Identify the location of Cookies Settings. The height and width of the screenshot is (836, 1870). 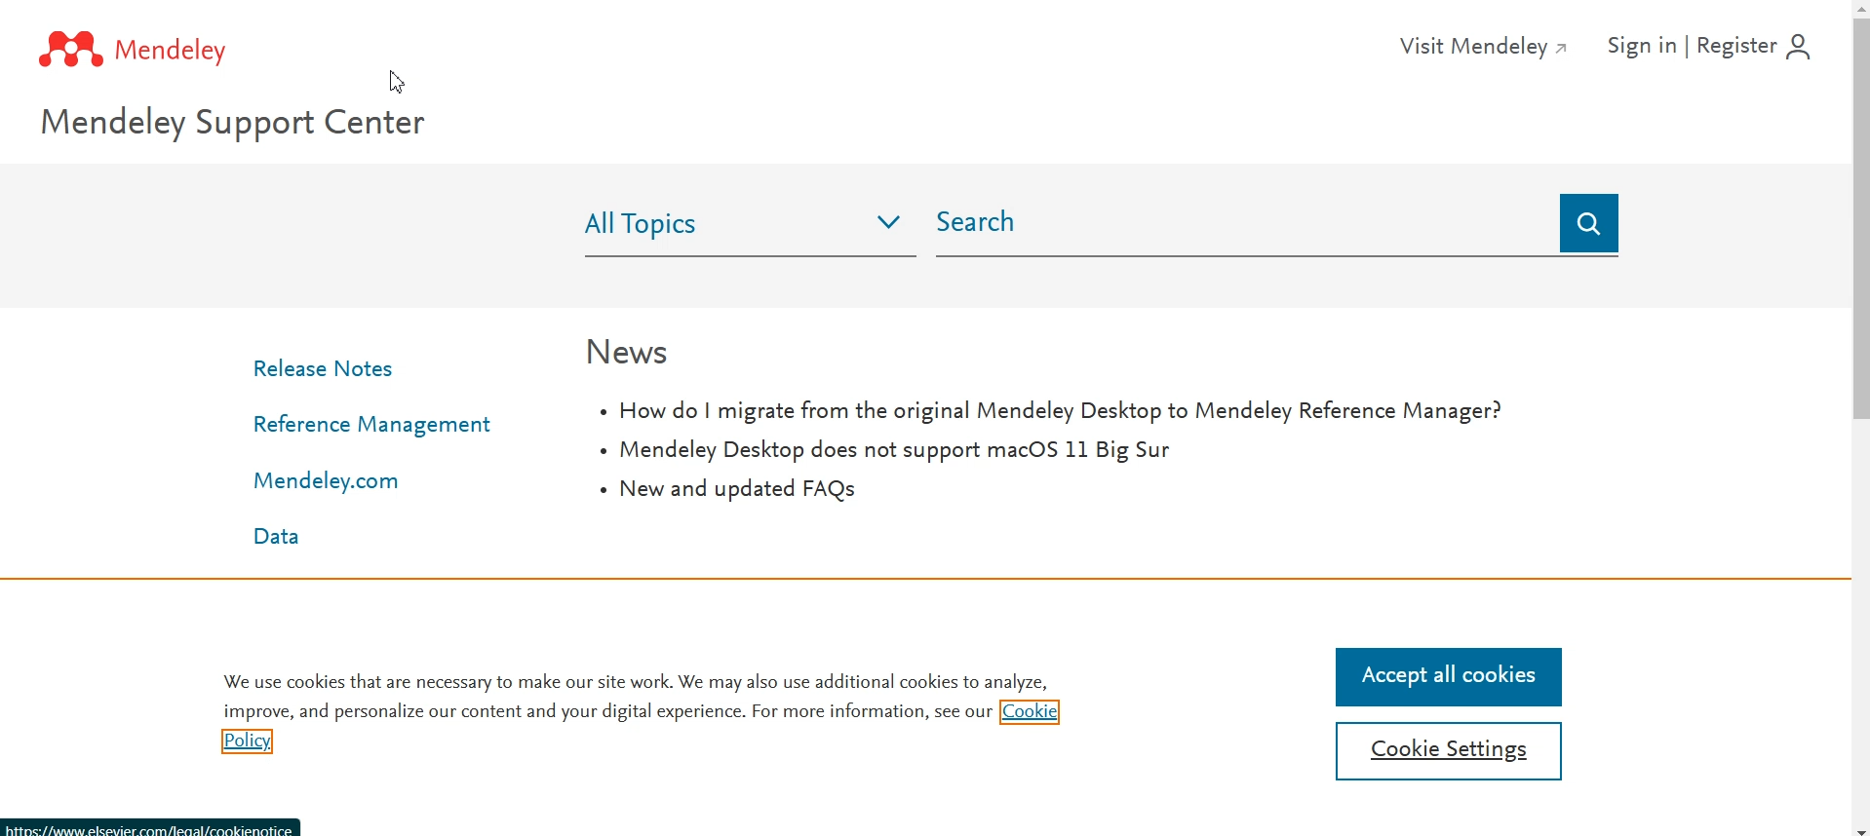
(1452, 752).